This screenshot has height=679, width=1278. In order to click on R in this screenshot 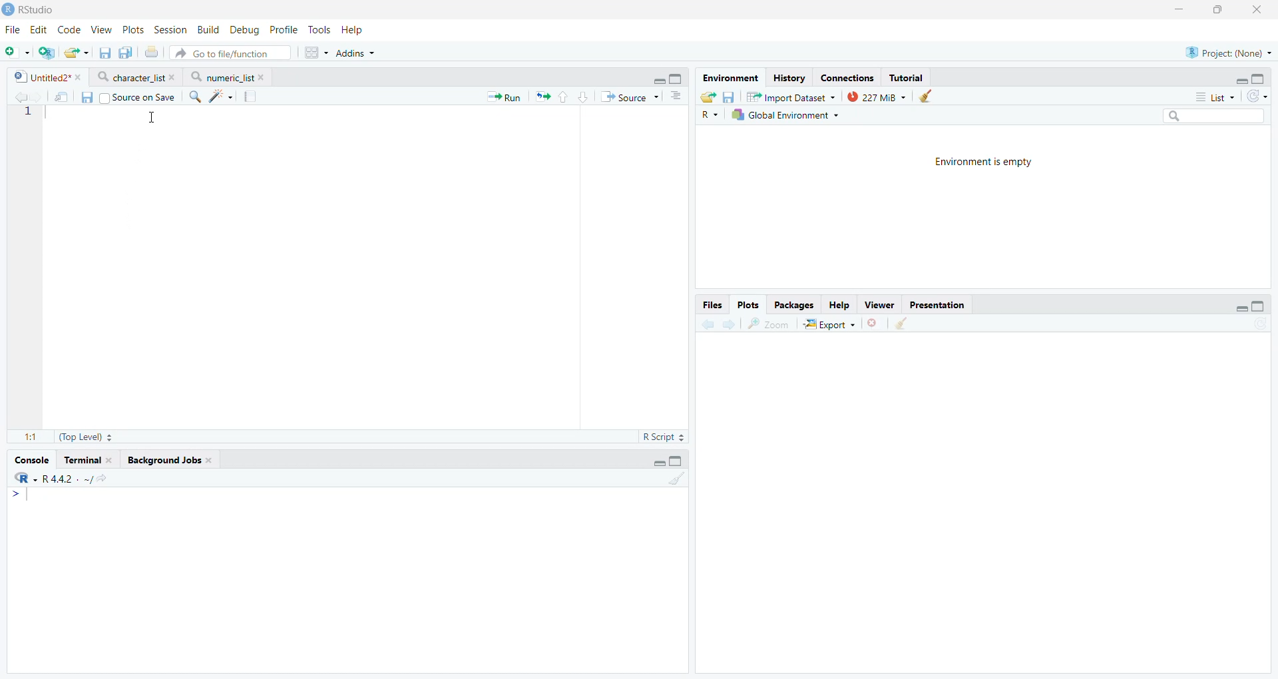, I will do `click(711, 114)`.